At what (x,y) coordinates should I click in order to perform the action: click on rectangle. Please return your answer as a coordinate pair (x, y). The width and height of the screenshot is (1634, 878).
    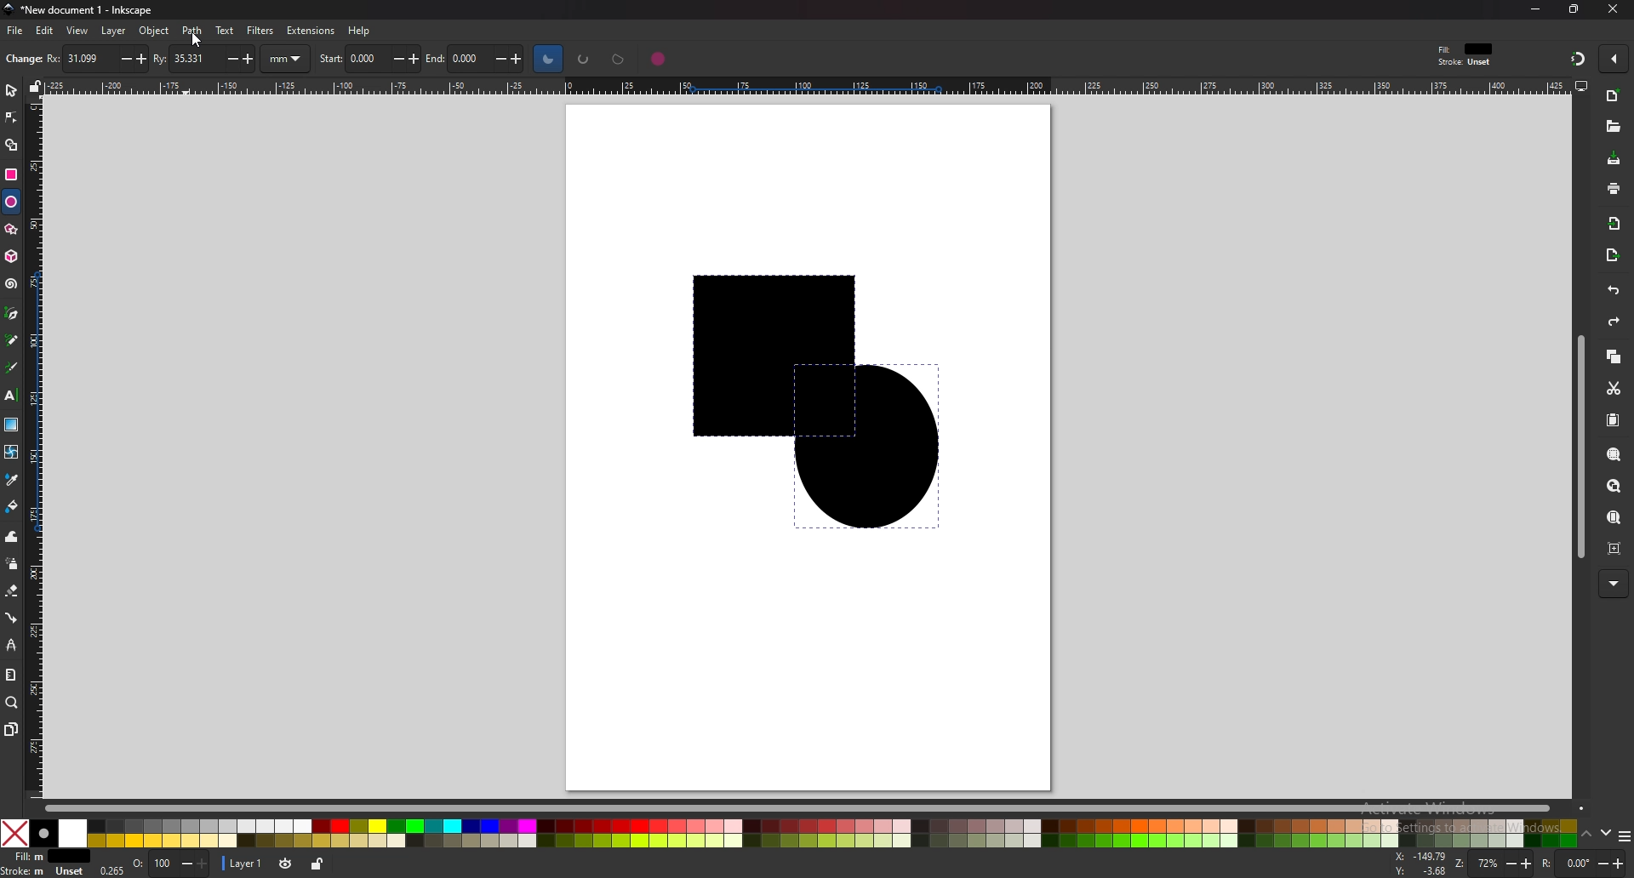
    Looking at the image, I should click on (12, 173).